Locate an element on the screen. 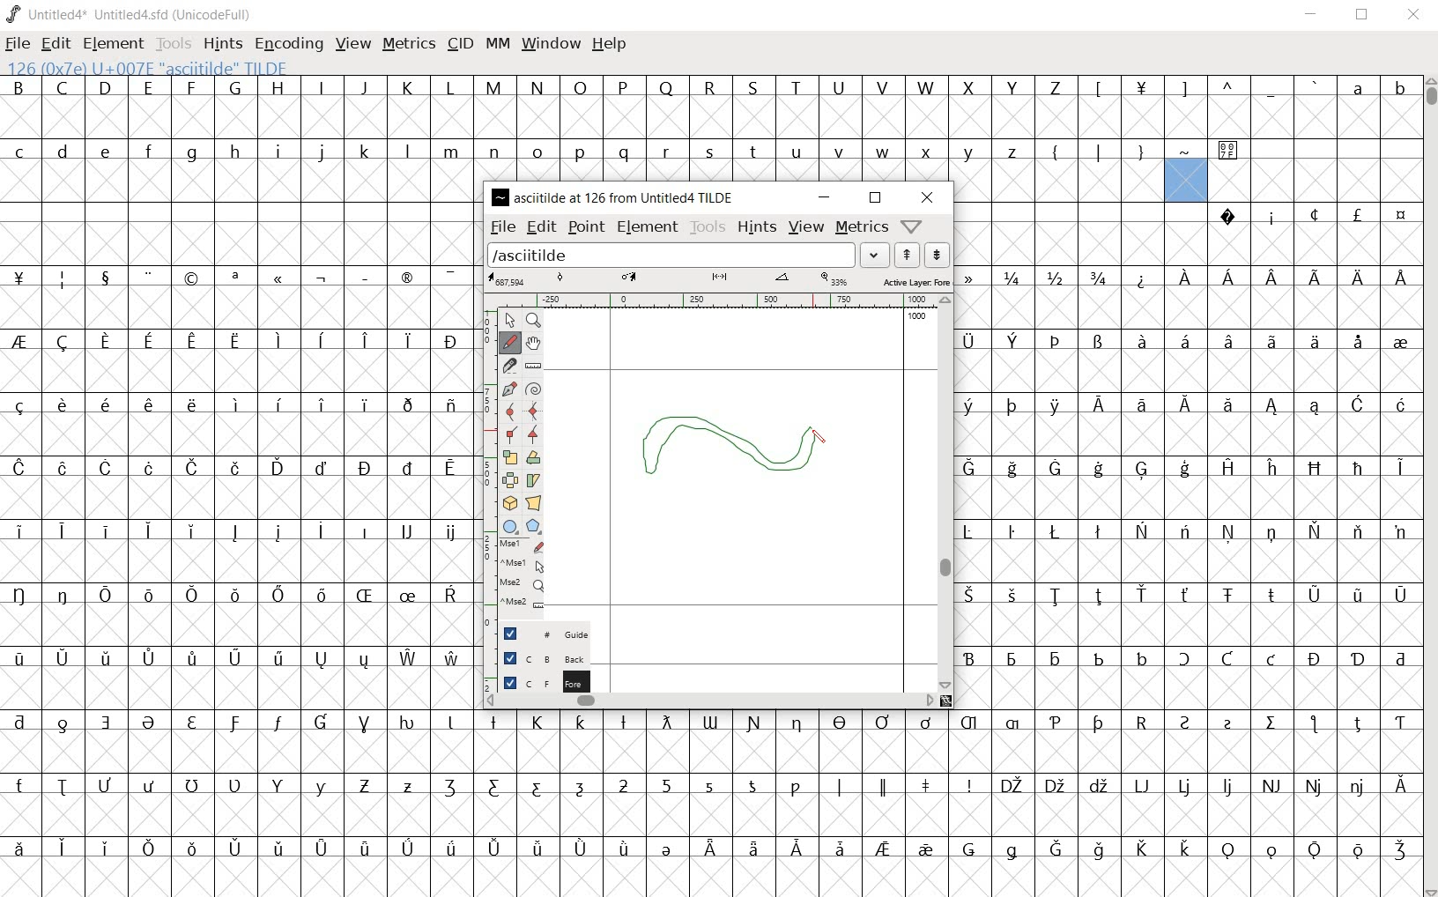 This screenshot has height=897, width=1438. guide is located at coordinates (535, 630).